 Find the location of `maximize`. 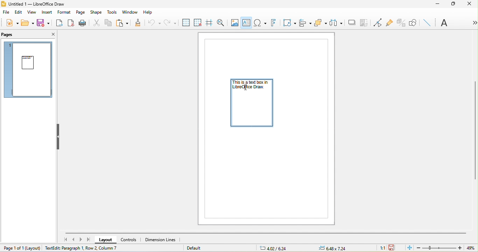

maximize is located at coordinates (454, 4).